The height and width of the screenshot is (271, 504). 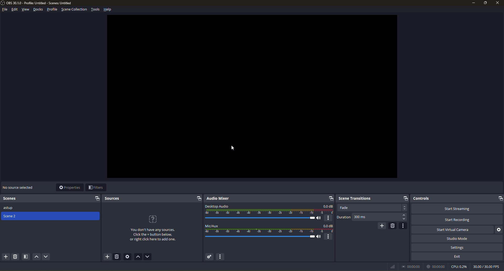 I want to click on sound level, so click(x=259, y=218).